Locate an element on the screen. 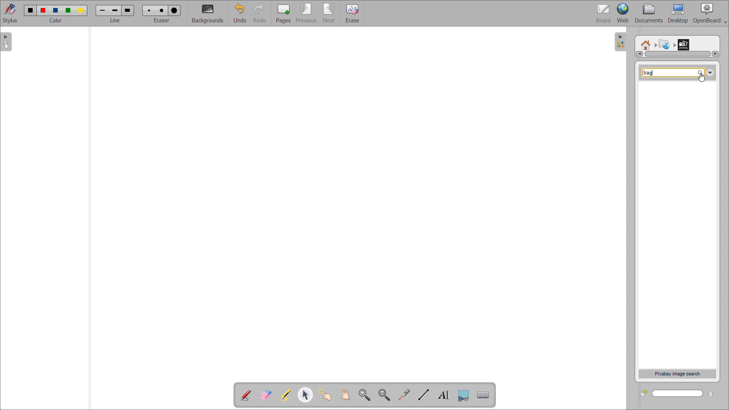  draw lines is located at coordinates (424, 395).